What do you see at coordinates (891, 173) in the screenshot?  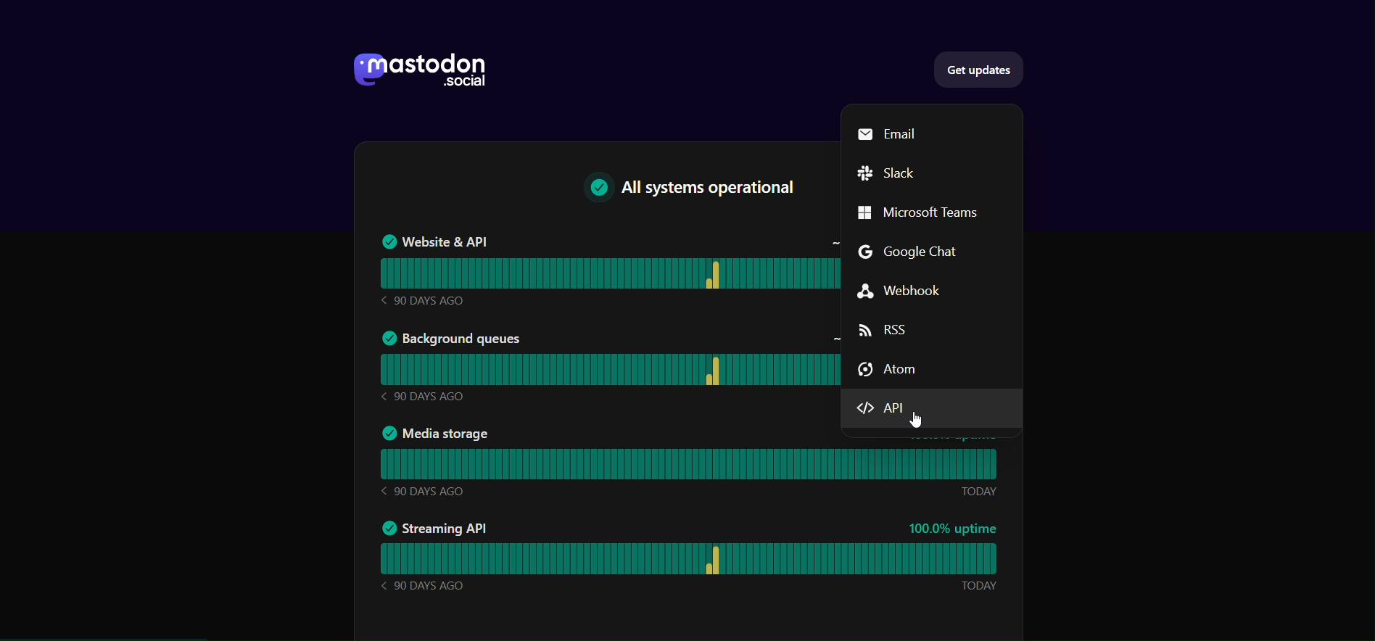 I see `Slack` at bounding box center [891, 173].